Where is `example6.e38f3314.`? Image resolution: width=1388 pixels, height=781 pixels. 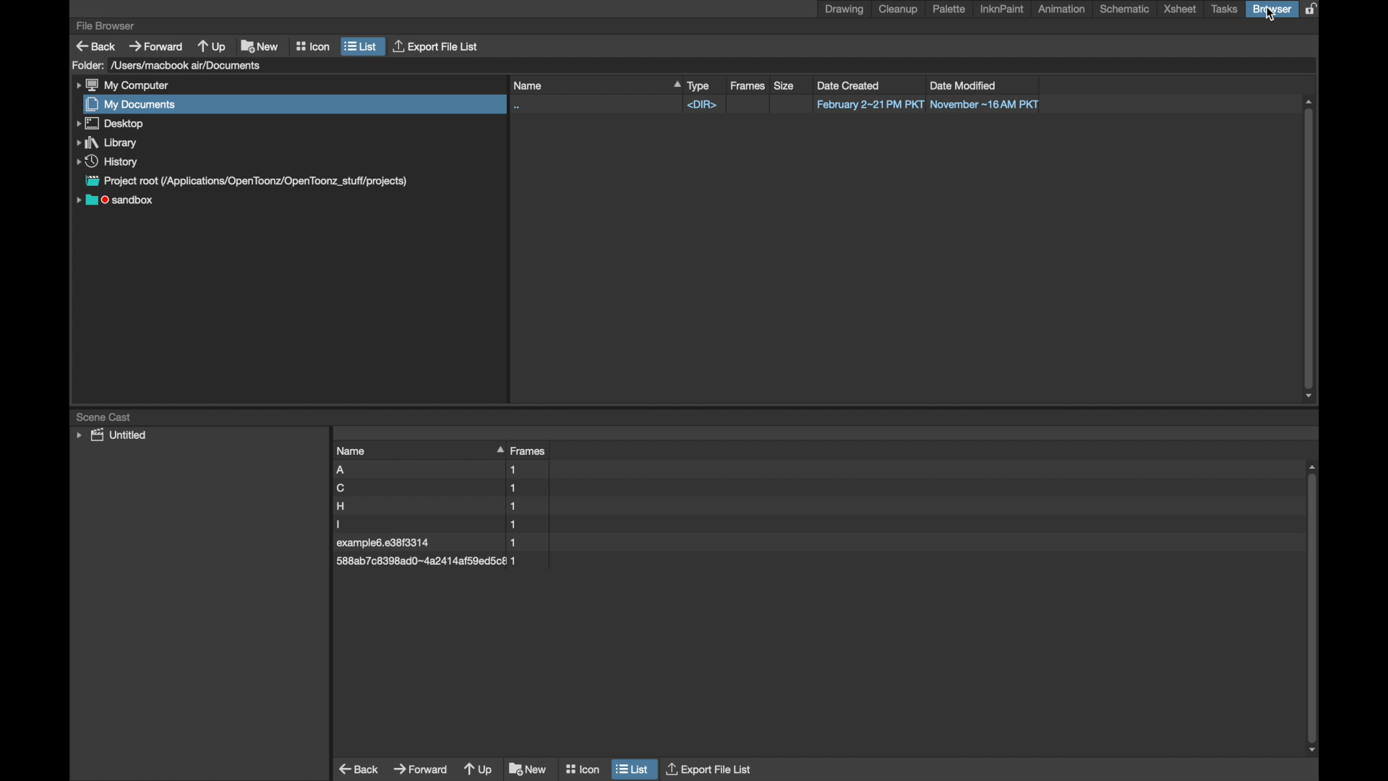 example6.e38f3314. is located at coordinates (387, 542).